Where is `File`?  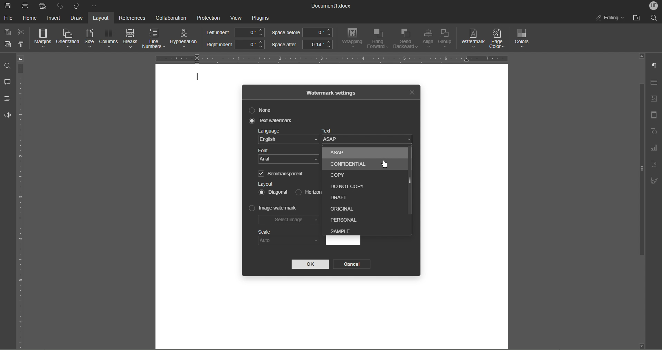 File is located at coordinates (9, 18).